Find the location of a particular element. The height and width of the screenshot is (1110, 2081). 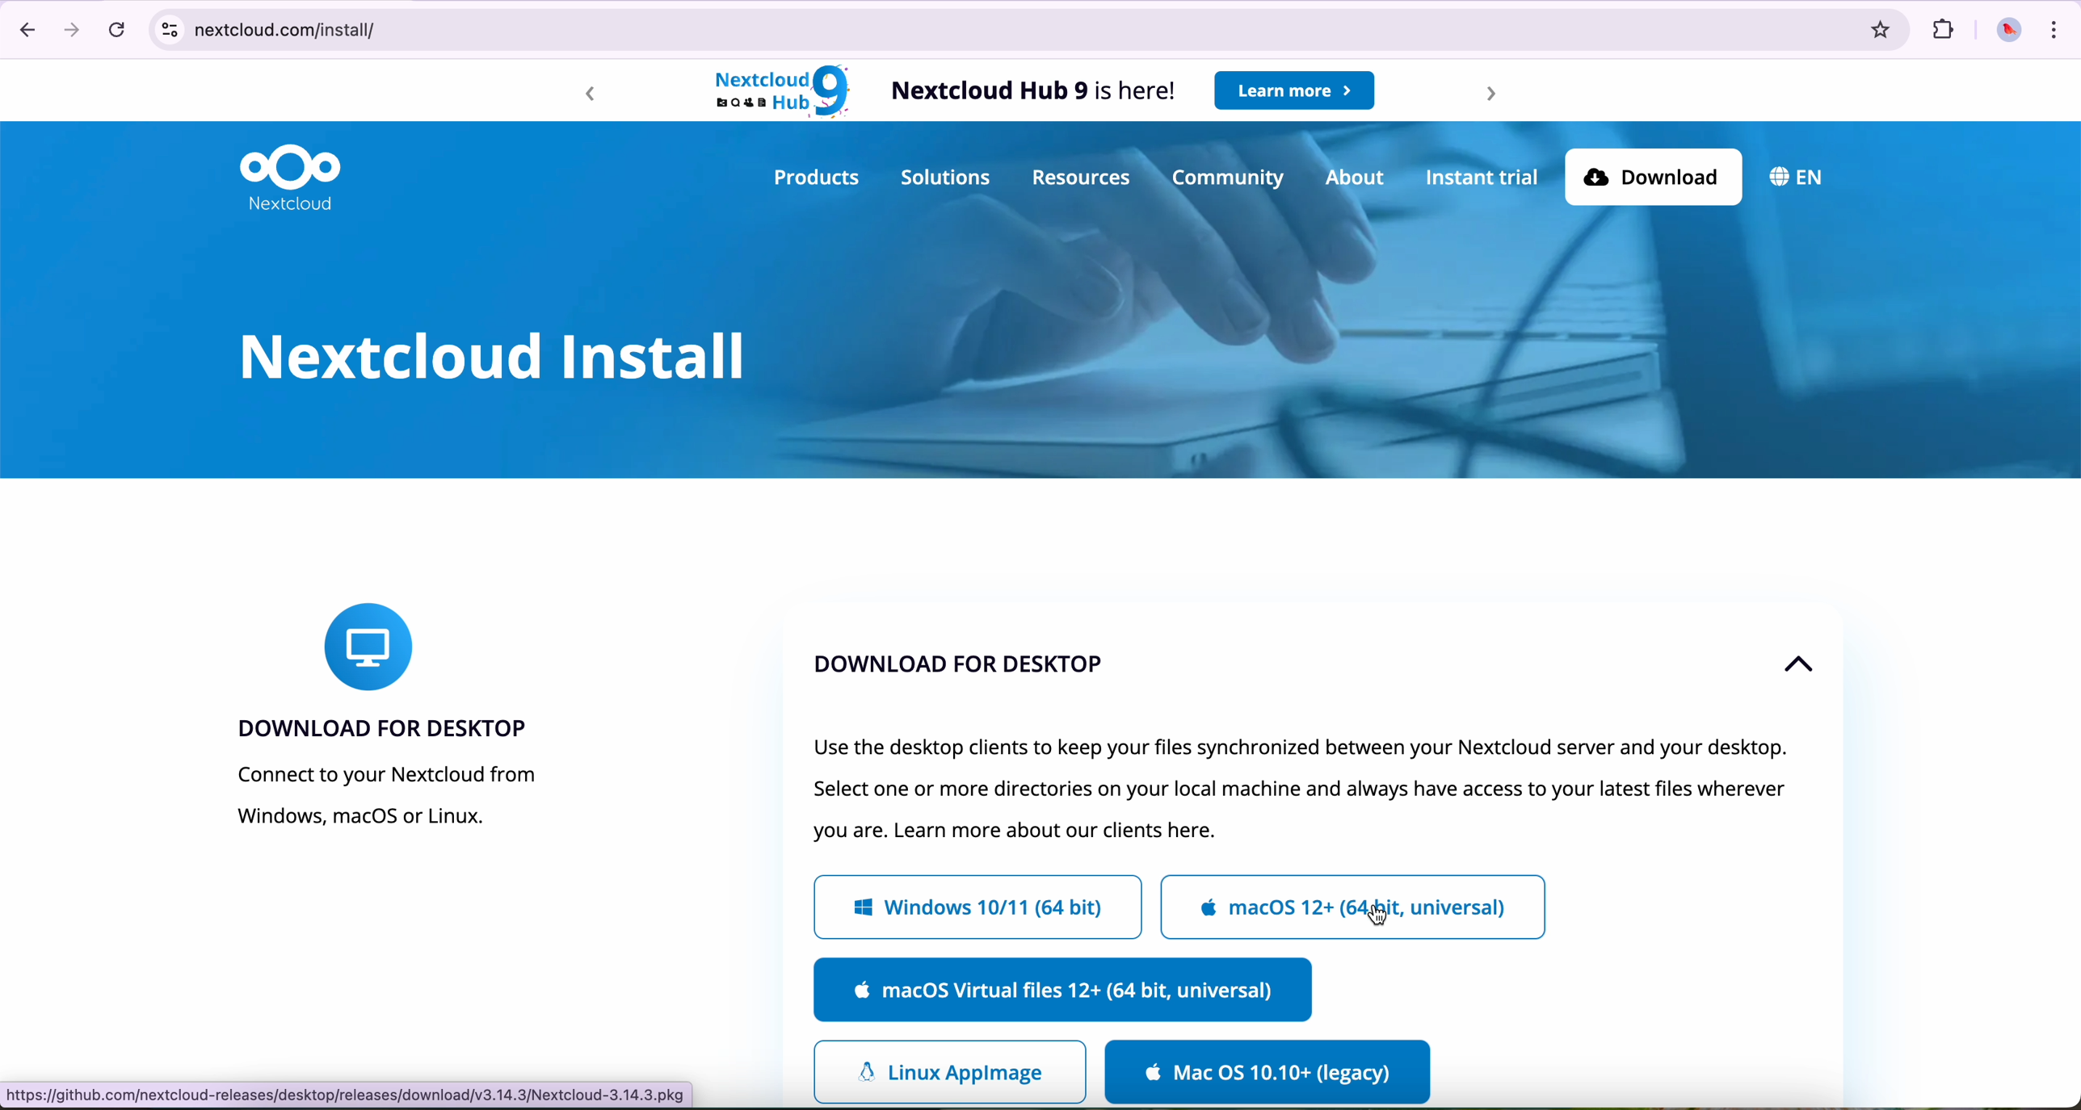

cursor is located at coordinates (1384, 928).